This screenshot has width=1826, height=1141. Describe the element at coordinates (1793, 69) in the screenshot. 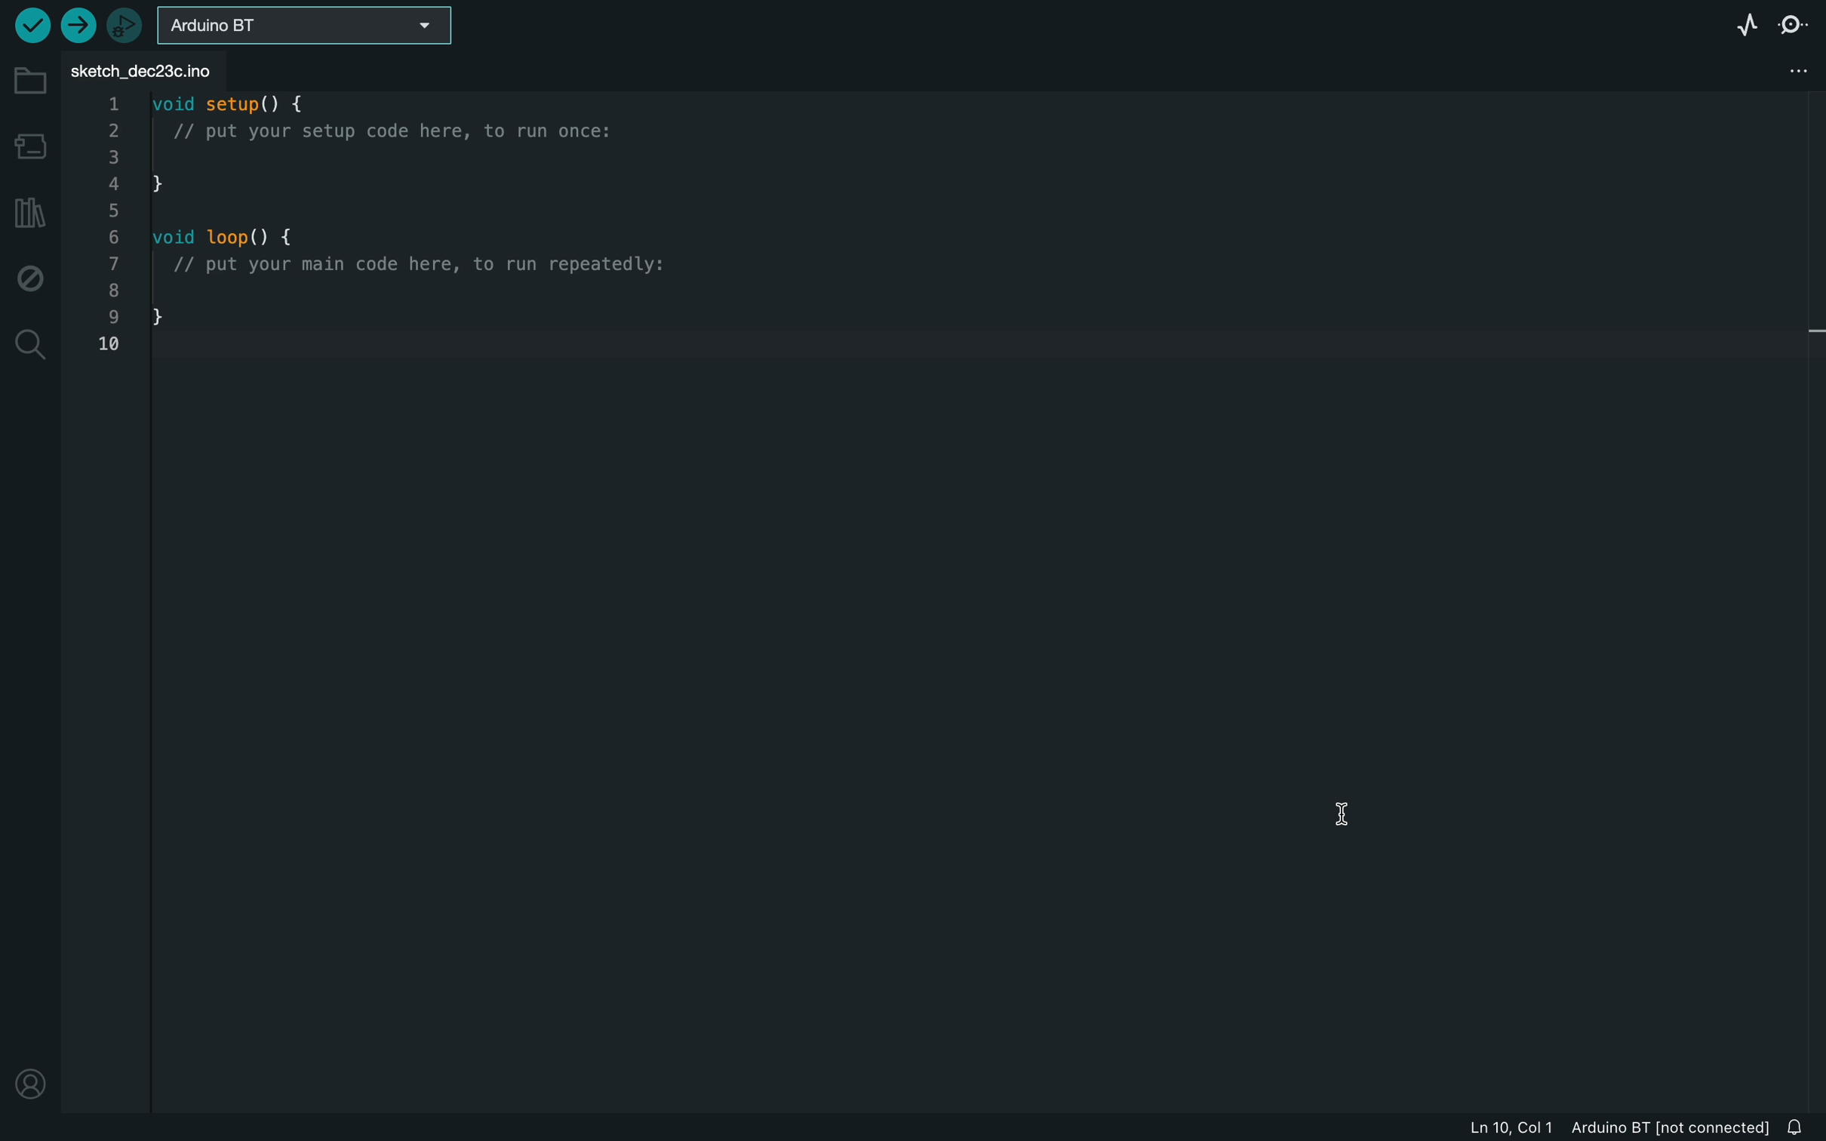

I see `file setting` at that location.